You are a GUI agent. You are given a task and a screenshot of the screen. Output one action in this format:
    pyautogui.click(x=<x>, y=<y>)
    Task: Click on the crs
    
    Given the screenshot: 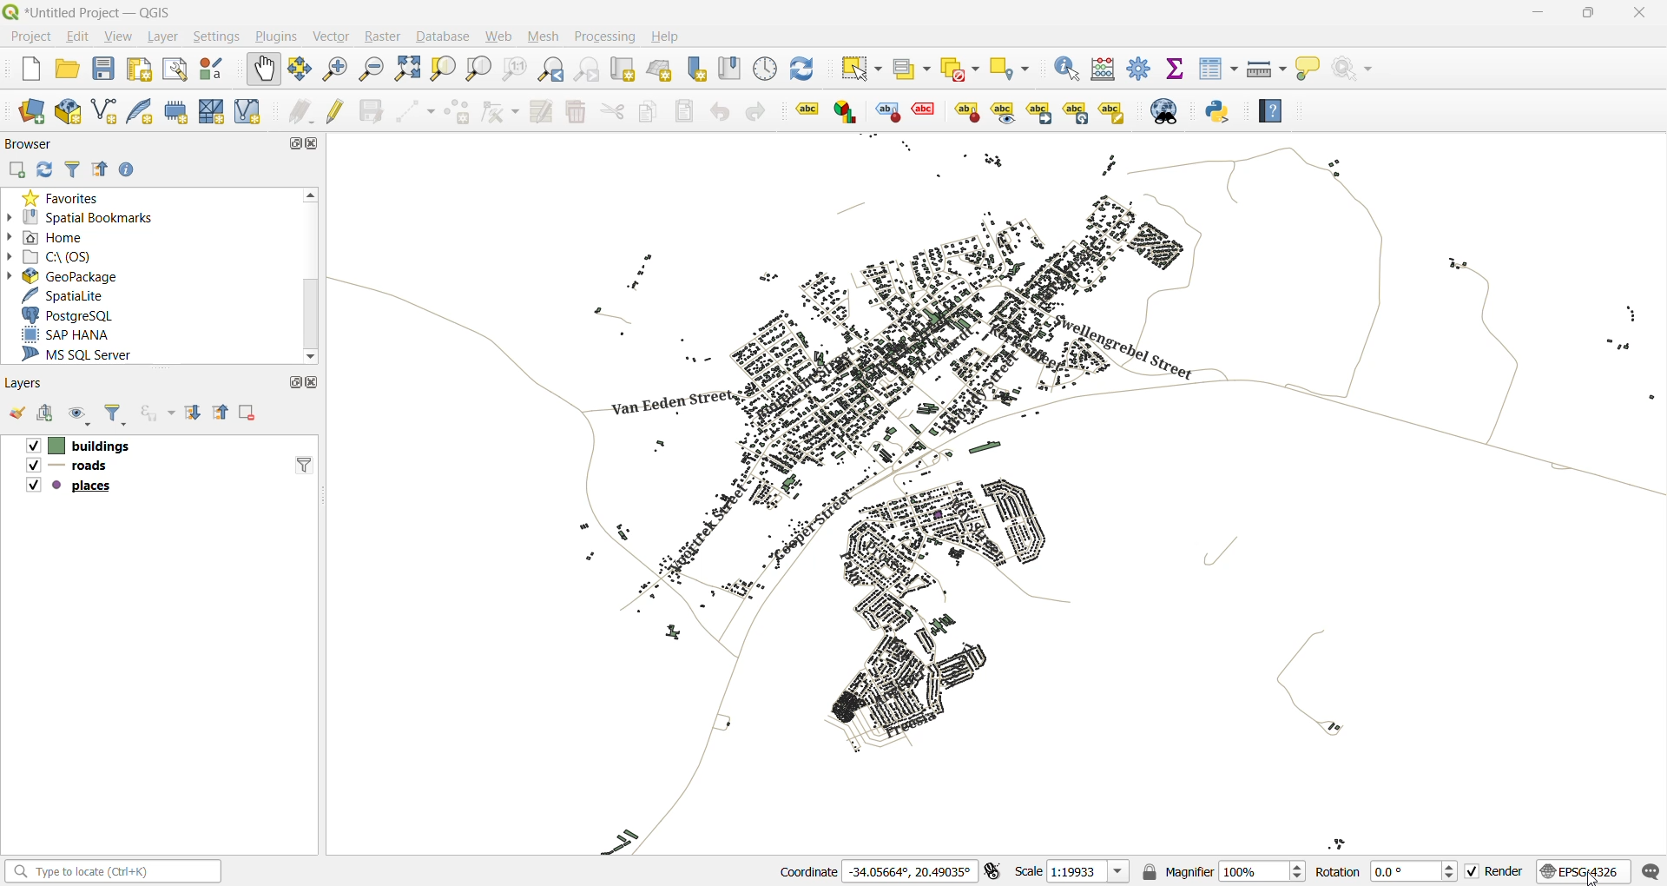 What is the action you would take?
    pyautogui.click(x=1583, y=871)
    